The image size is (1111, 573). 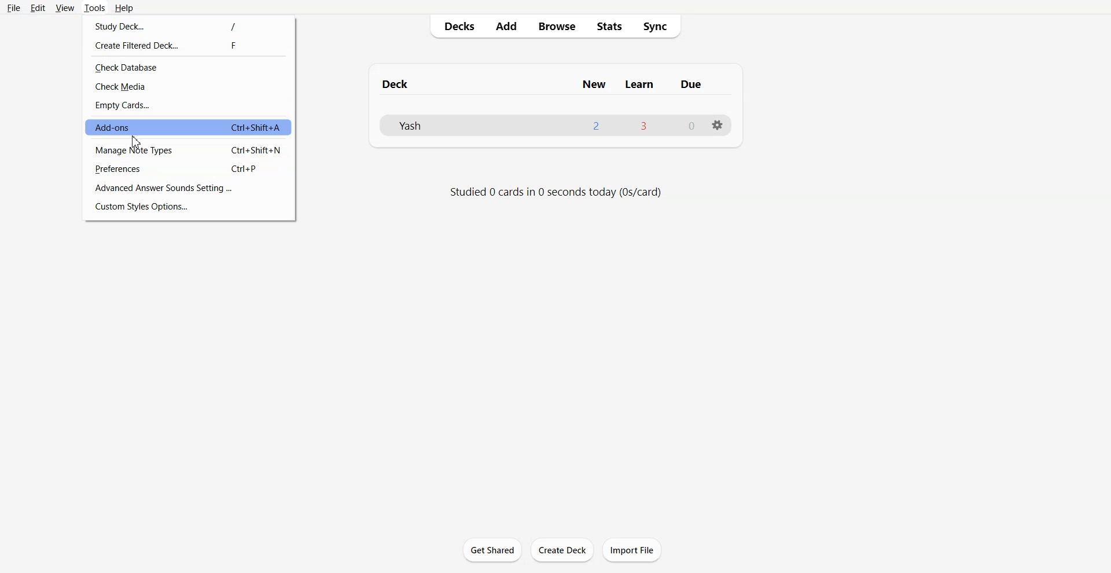 I want to click on Decks, so click(x=455, y=26).